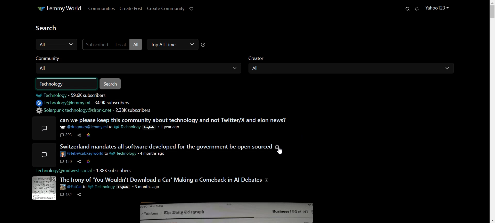  Describe the element at coordinates (89, 162) in the screenshot. I see `starred` at that location.